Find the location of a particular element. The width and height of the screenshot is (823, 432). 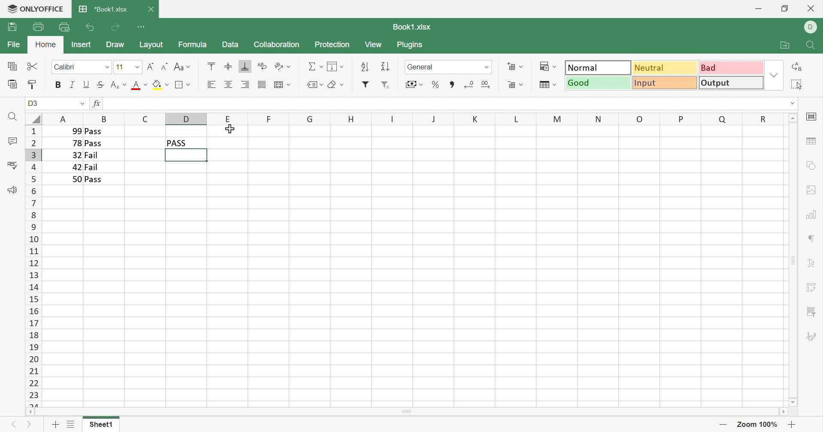

Italic is located at coordinates (73, 85).